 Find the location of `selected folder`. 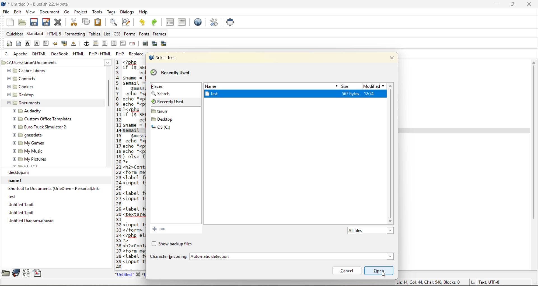

selected folder is located at coordinates (175, 102).